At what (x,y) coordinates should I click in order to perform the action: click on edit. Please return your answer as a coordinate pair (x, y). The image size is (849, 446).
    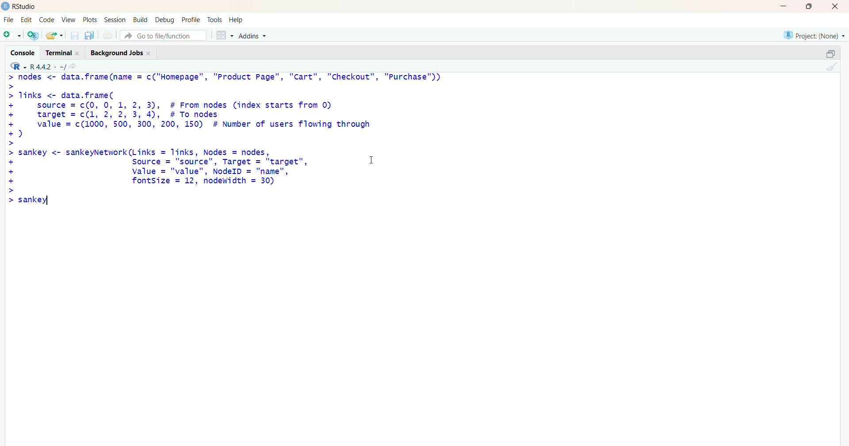
    Looking at the image, I should click on (26, 20).